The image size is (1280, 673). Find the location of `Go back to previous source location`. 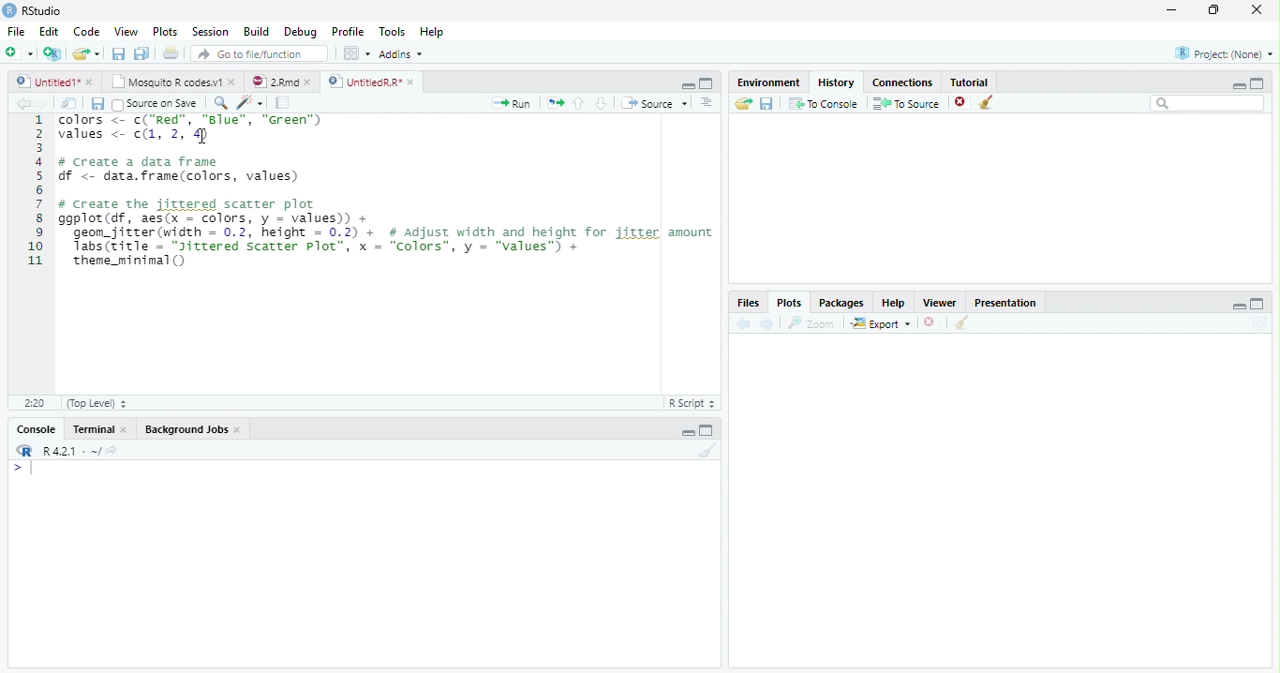

Go back to previous source location is located at coordinates (22, 104).